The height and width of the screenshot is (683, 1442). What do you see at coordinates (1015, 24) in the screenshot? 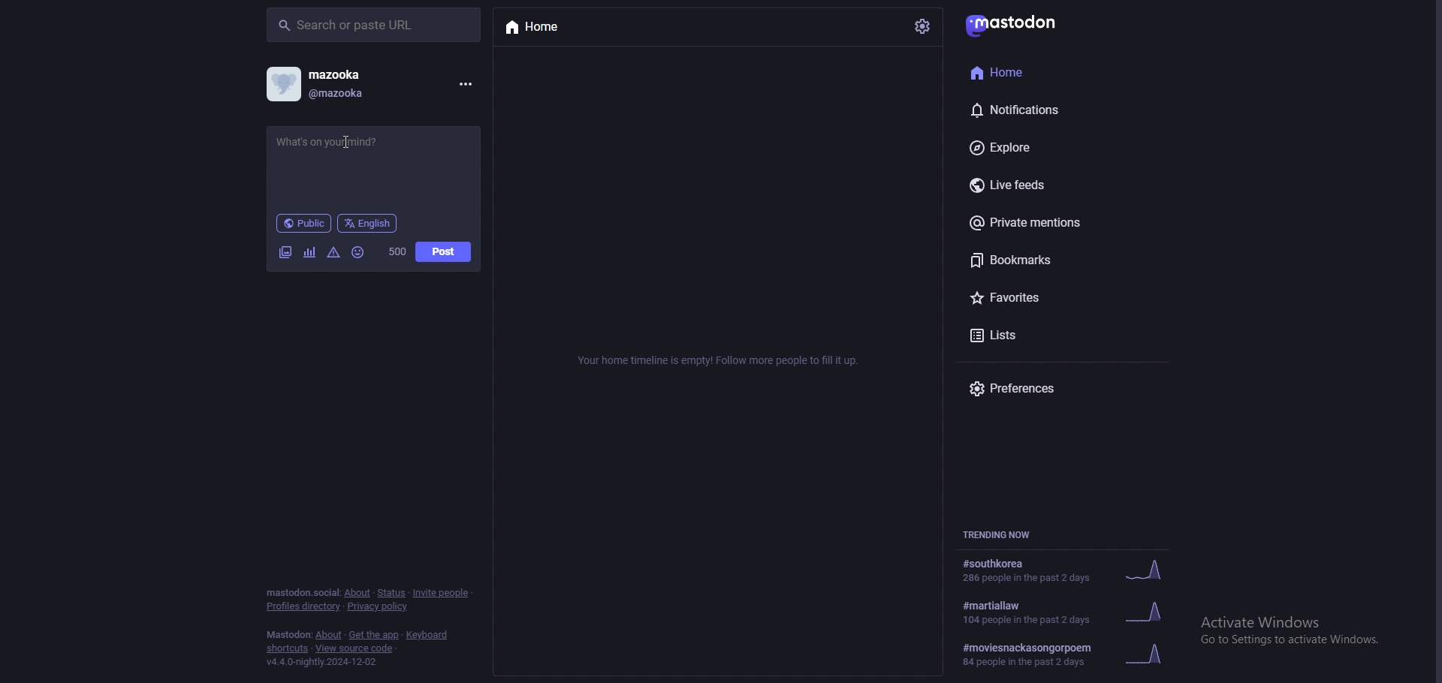
I see `mastodon` at bounding box center [1015, 24].